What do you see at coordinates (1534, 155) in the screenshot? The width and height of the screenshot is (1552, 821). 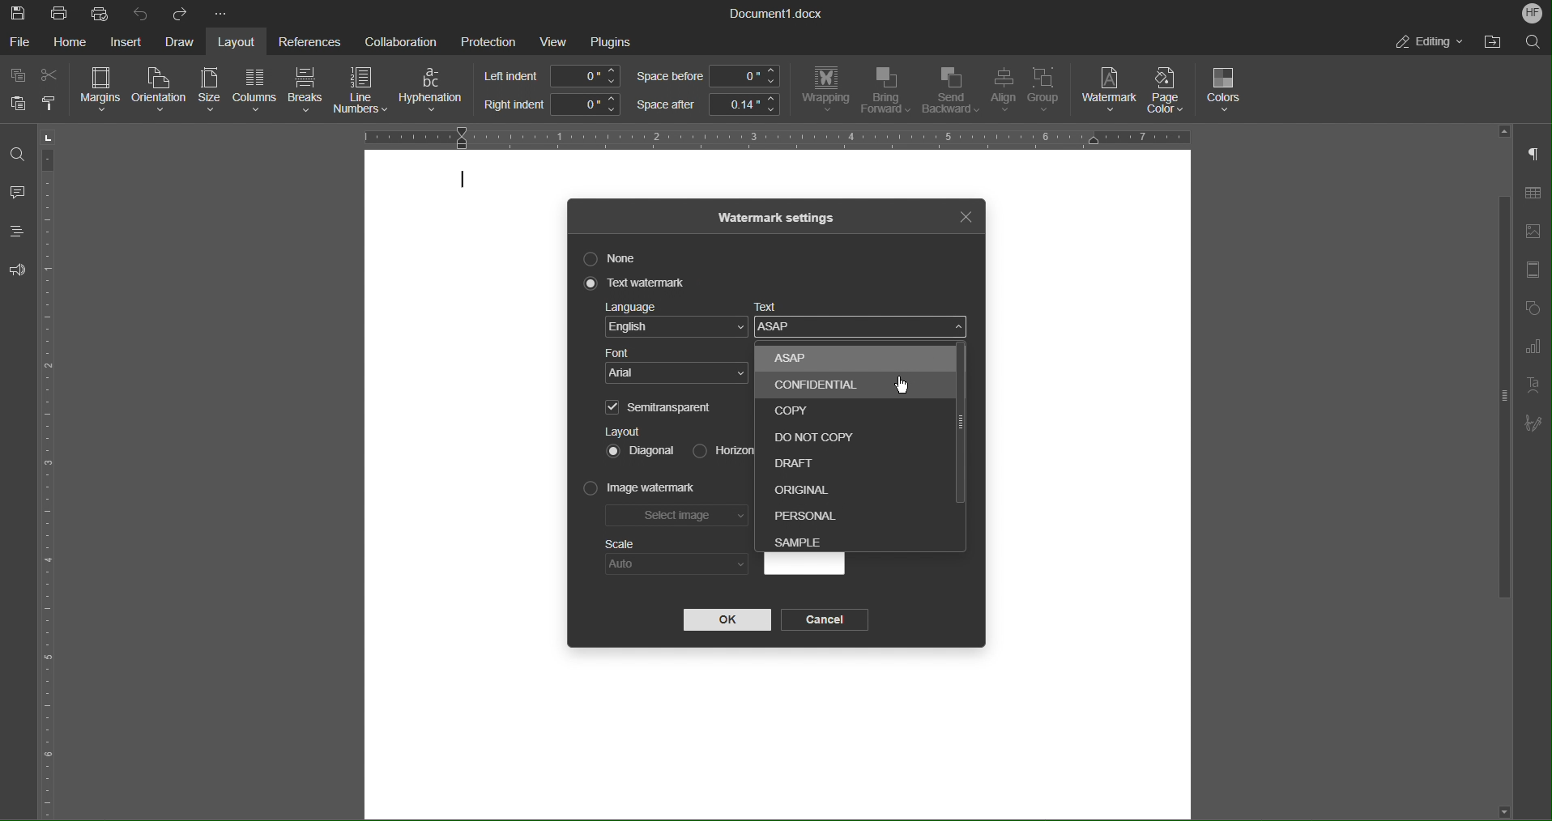 I see `Non-Printing Characters` at bounding box center [1534, 155].